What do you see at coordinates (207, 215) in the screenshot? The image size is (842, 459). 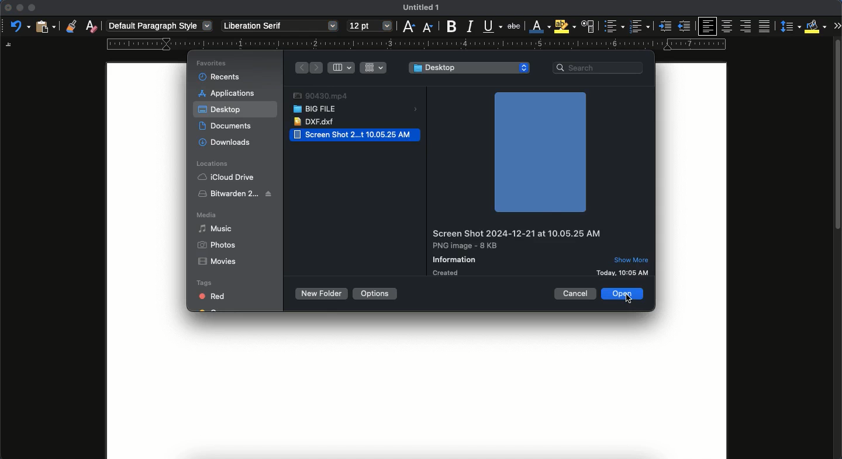 I see `media` at bounding box center [207, 215].